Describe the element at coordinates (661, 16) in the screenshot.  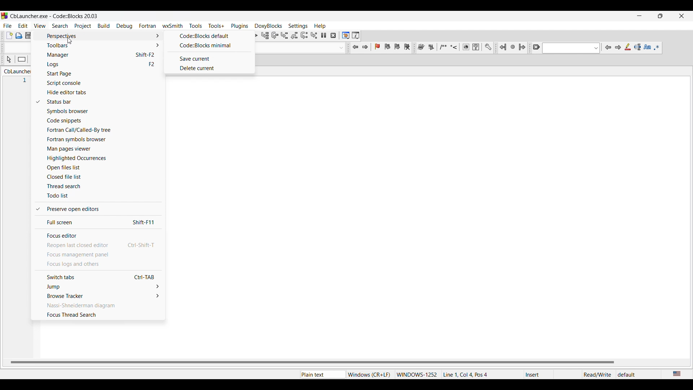
I see `Show interface in a smaller tab` at that location.